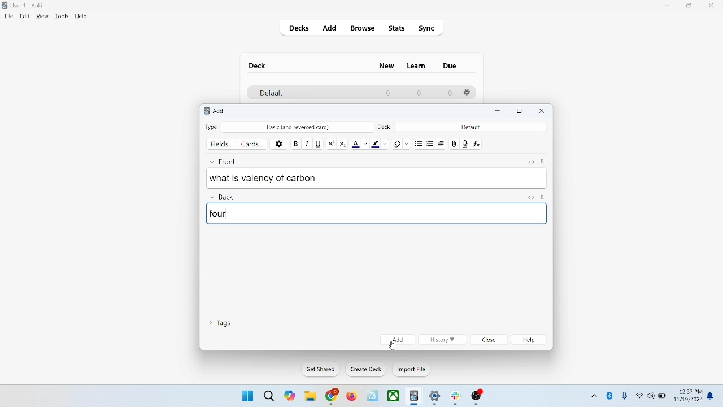 The width and height of the screenshot is (723, 407). I want to click on italics, so click(306, 143).